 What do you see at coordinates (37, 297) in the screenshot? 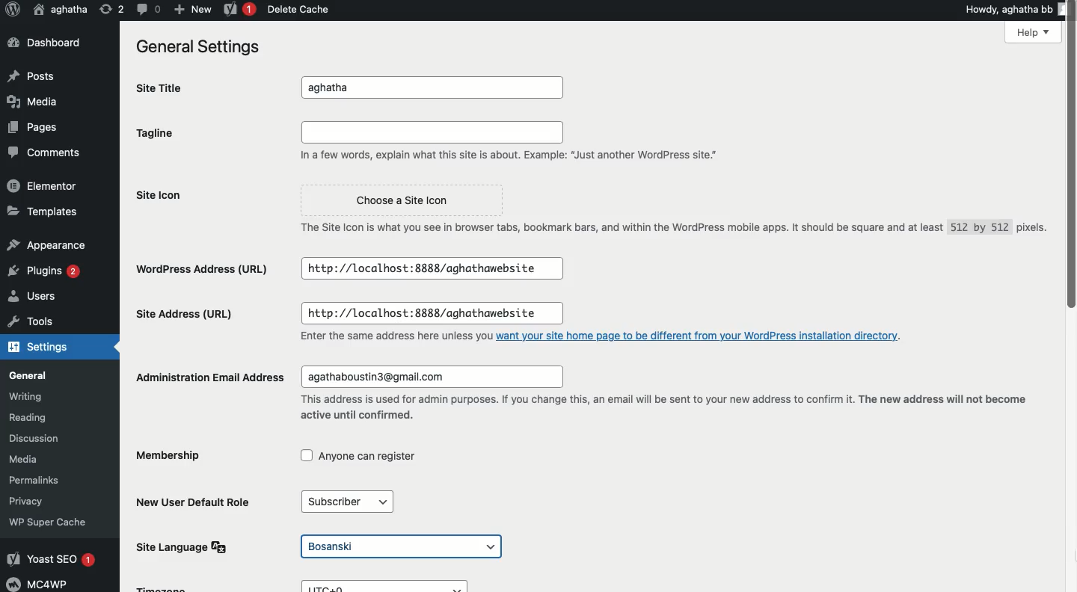
I see `Users` at bounding box center [37, 297].